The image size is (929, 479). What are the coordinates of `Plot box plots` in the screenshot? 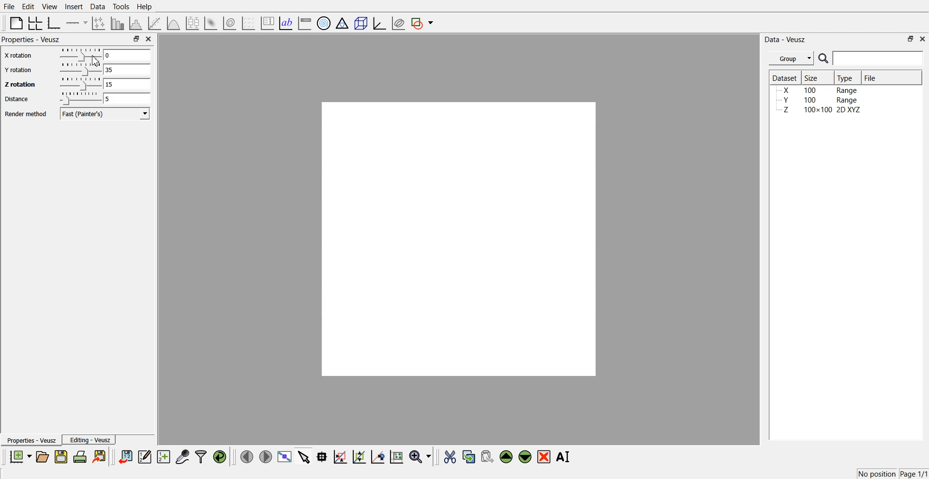 It's located at (193, 23).